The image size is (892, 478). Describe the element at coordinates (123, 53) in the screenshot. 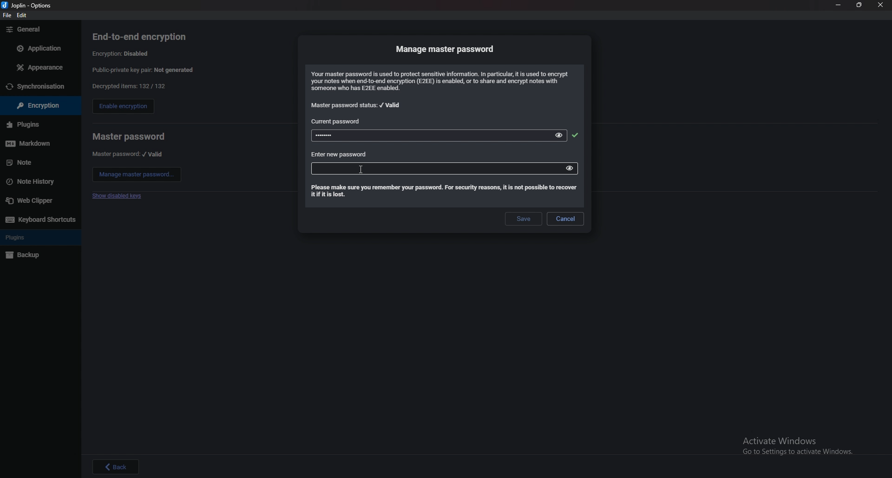

I see `encryption` at that location.